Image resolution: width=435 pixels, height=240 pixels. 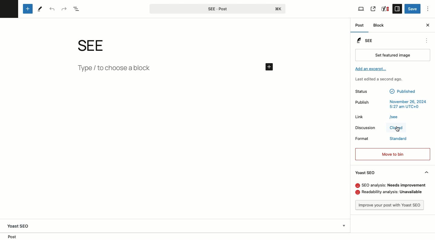 I want to click on SEE, so click(x=366, y=40).